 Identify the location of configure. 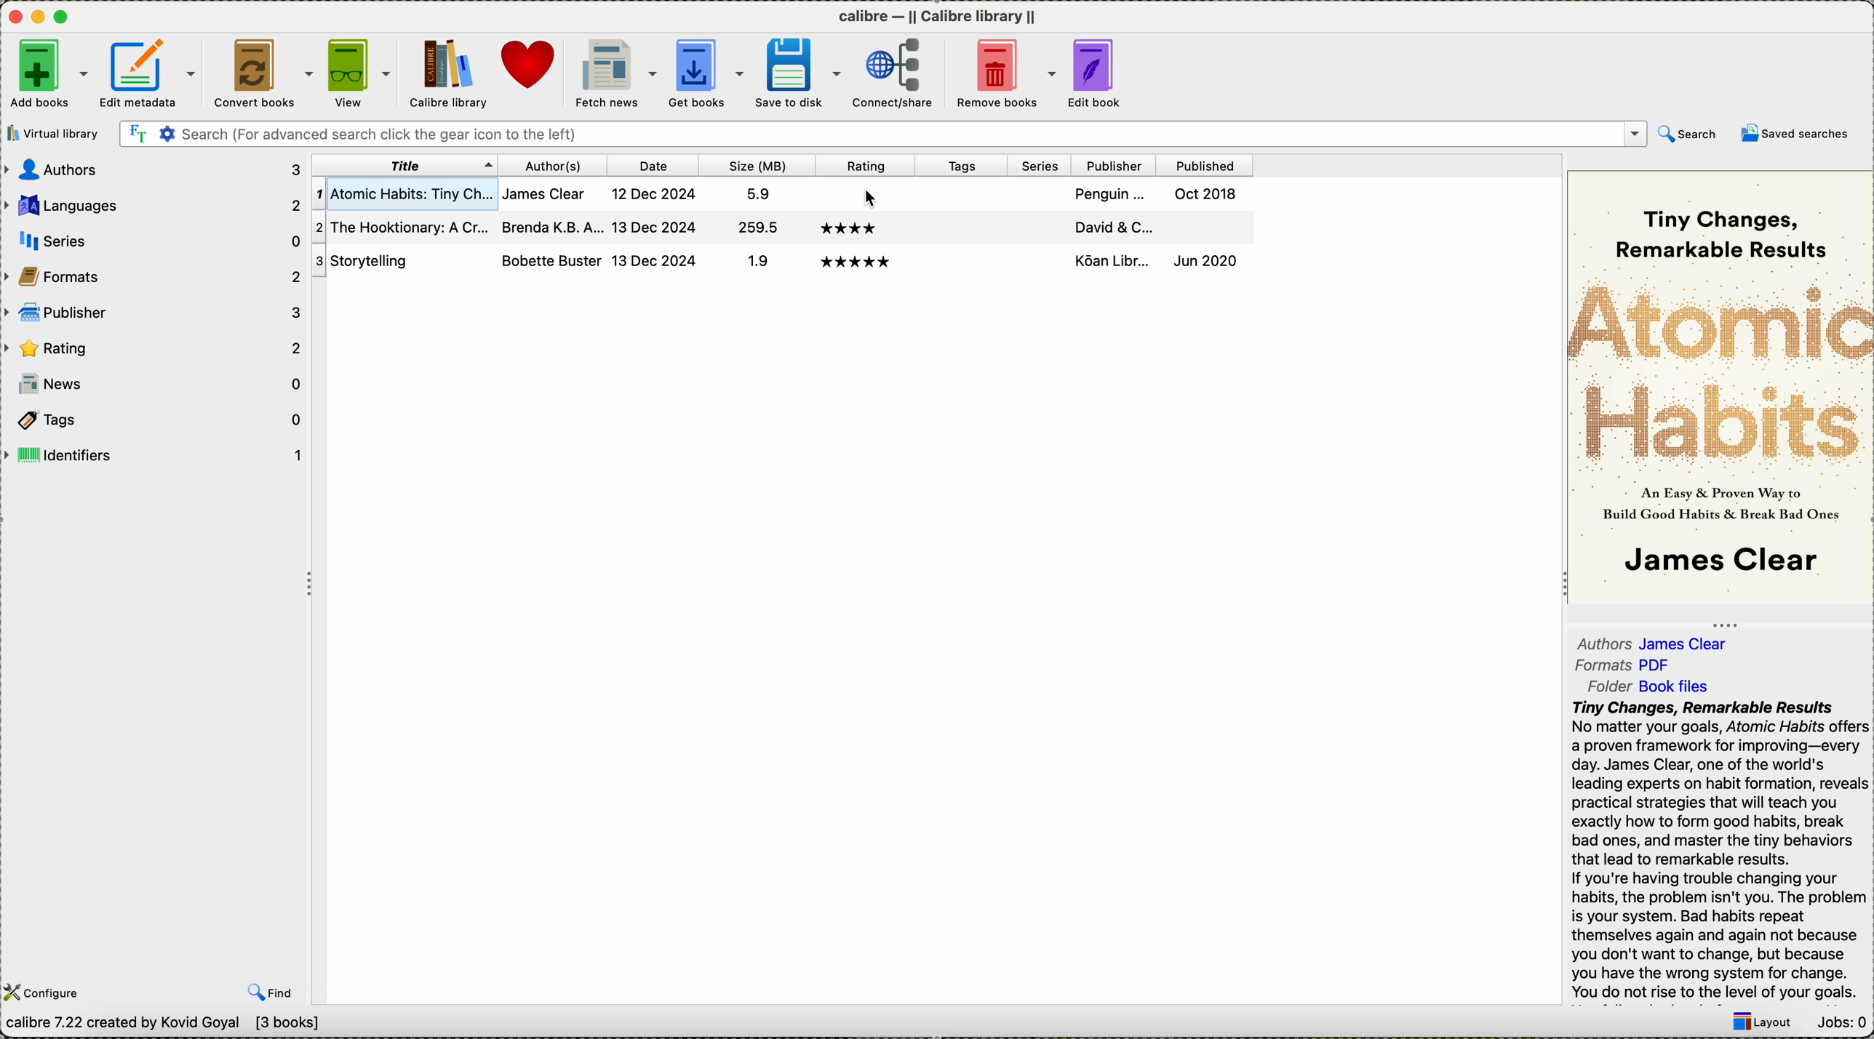
(48, 991).